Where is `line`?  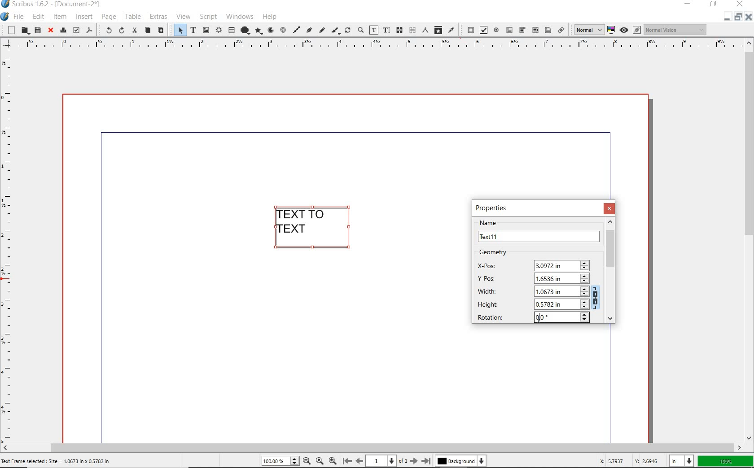
line is located at coordinates (296, 31).